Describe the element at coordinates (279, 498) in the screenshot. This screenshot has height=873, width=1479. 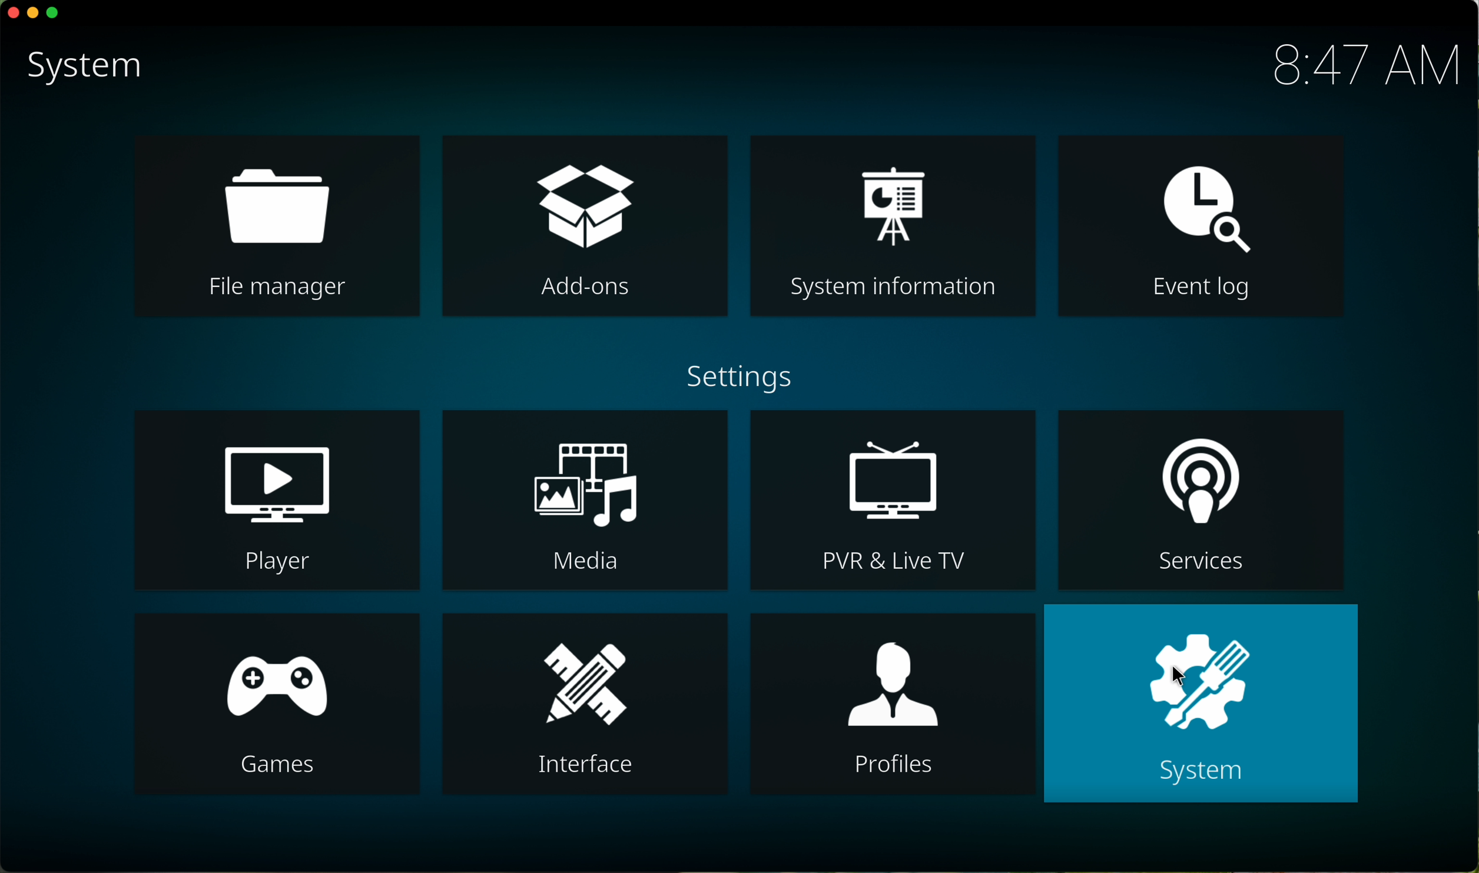
I see `player` at that location.